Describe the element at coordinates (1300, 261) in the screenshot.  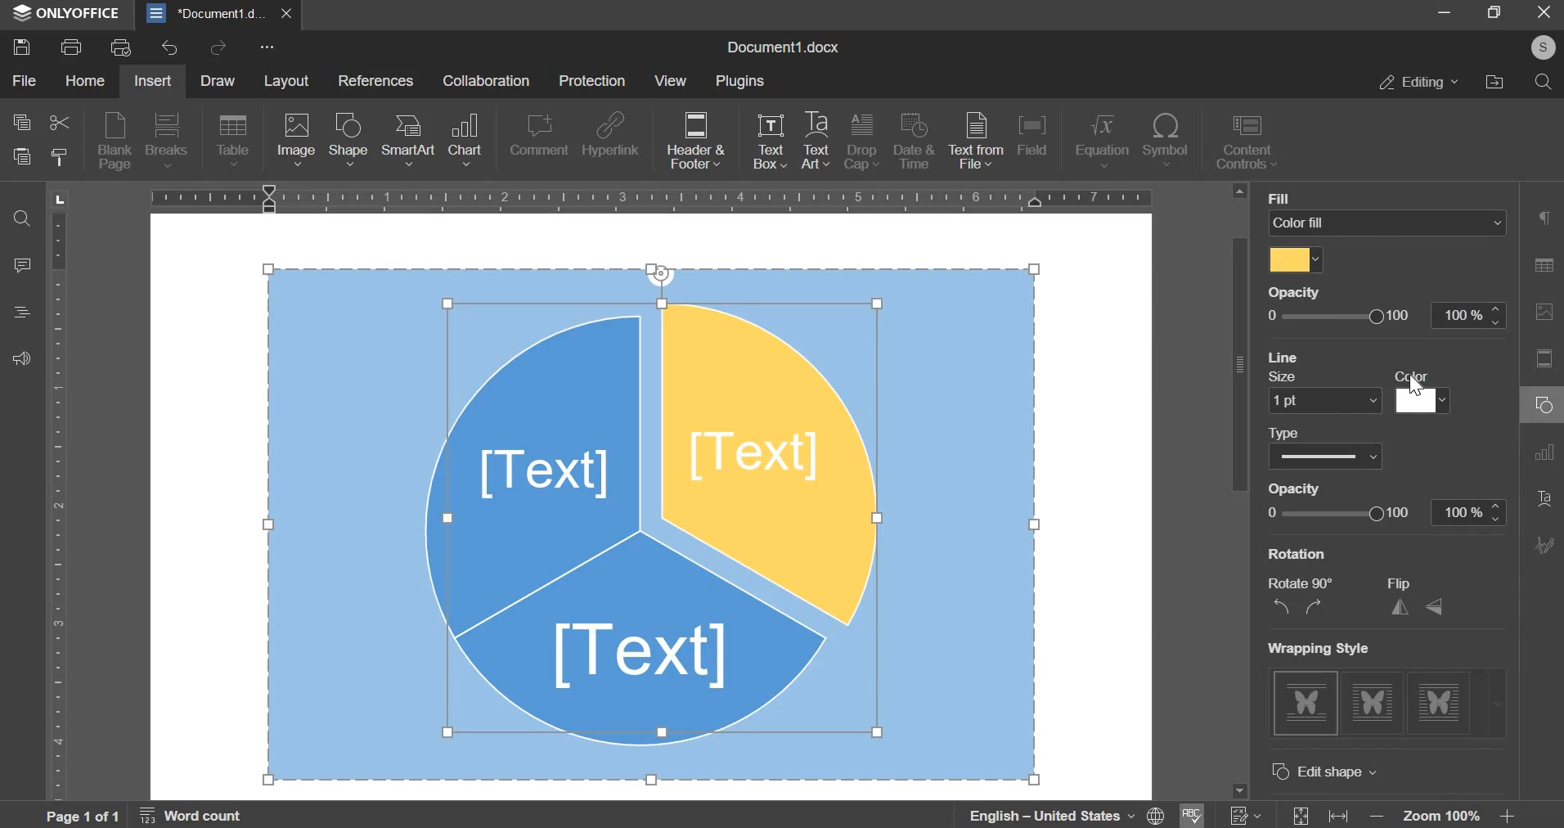
I see `select fill color` at that location.